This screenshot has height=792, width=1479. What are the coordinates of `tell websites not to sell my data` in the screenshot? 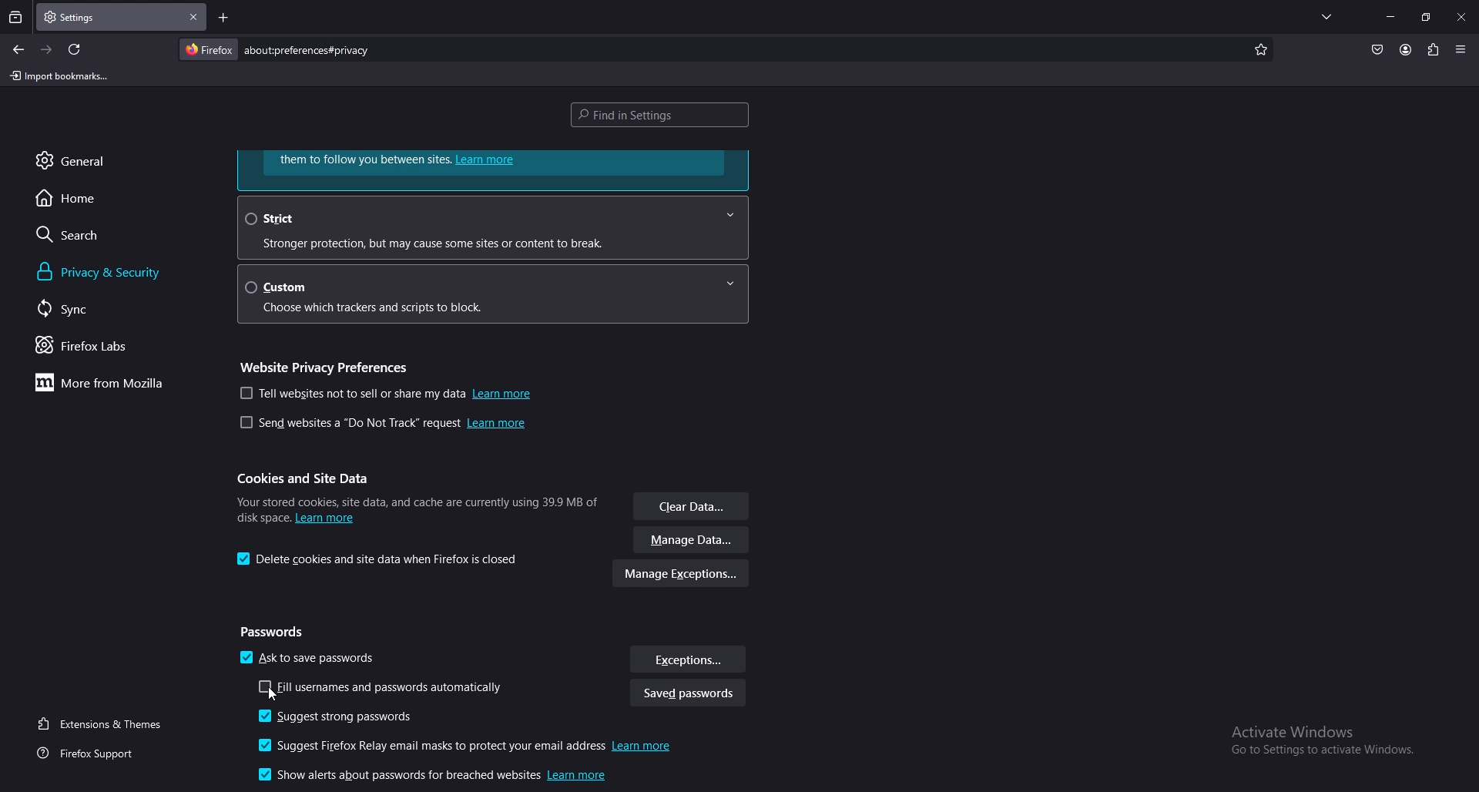 It's located at (387, 394).